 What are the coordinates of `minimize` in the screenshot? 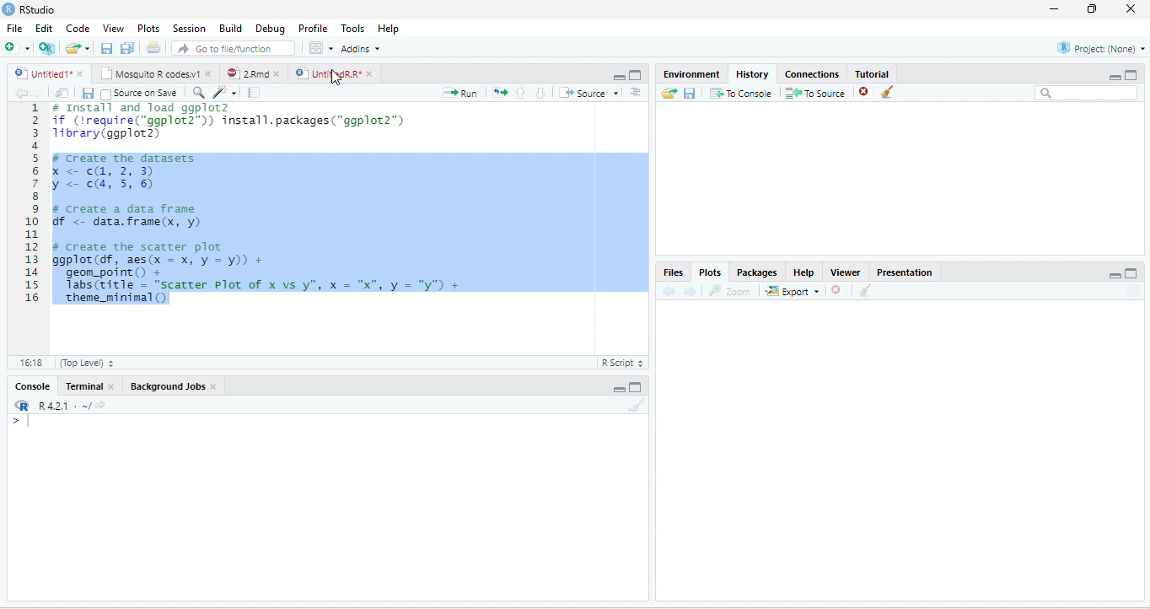 It's located at (1055, 9).